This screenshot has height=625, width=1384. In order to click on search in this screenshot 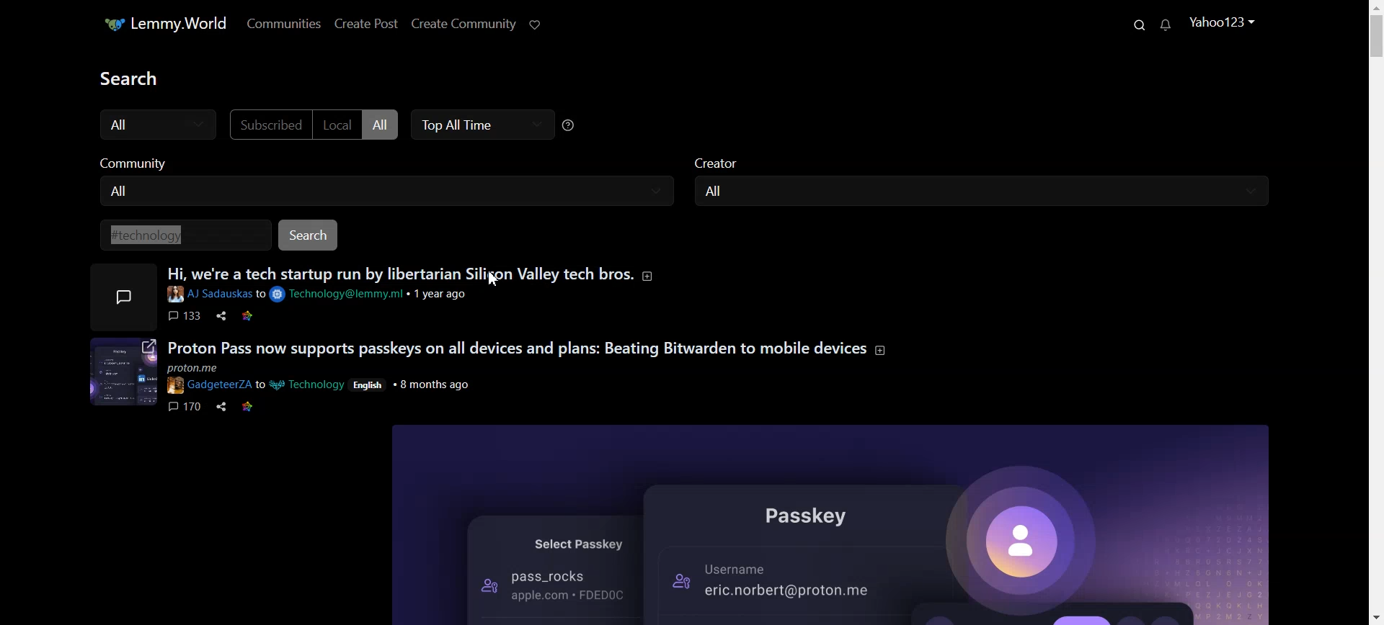, I will do `click(128, 78)`.